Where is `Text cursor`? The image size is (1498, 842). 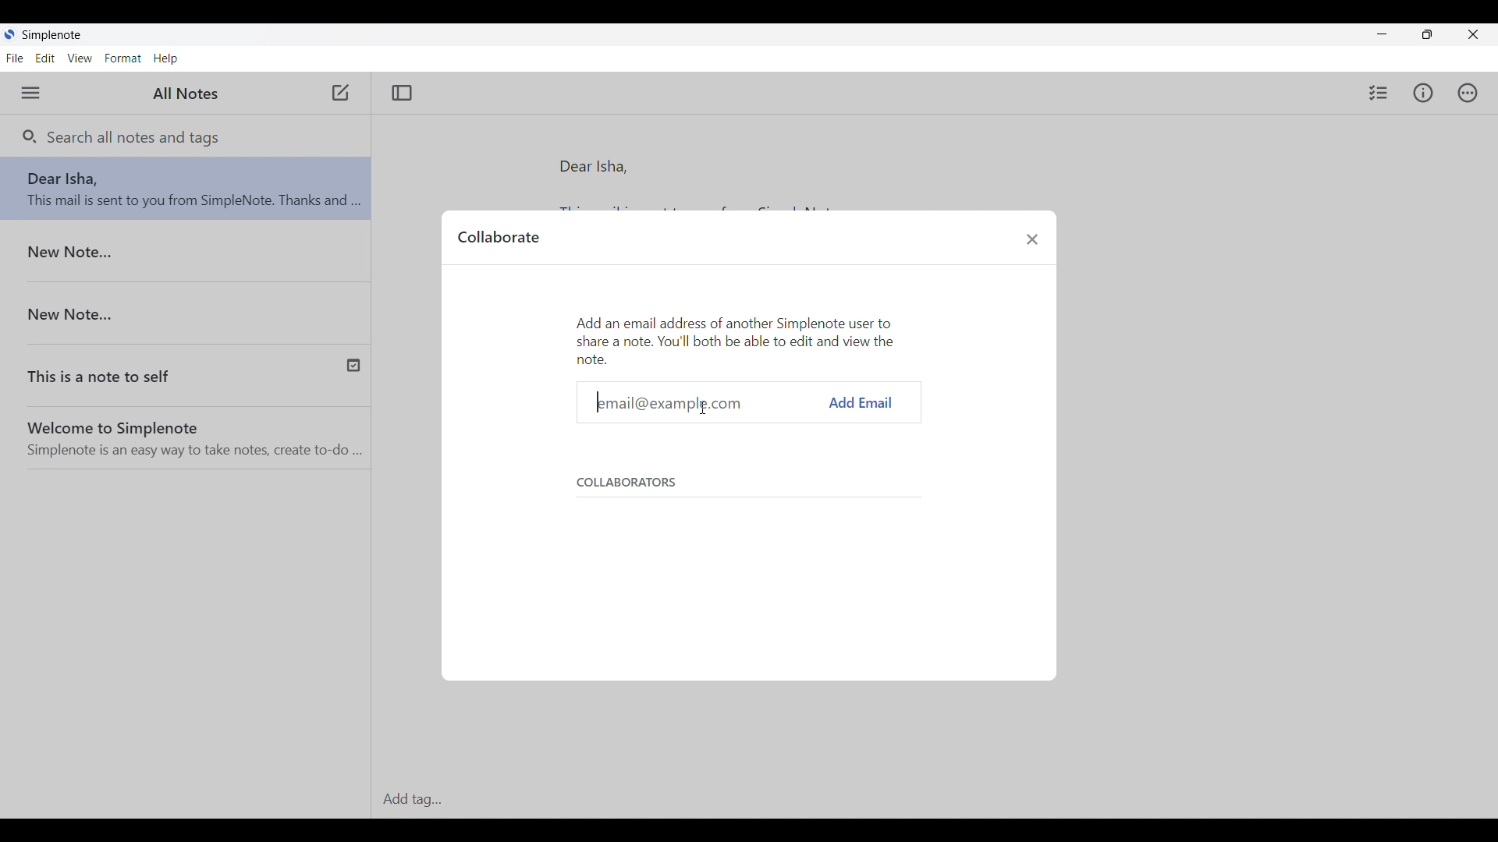 Text cursor is located at coordinates (590, 406).